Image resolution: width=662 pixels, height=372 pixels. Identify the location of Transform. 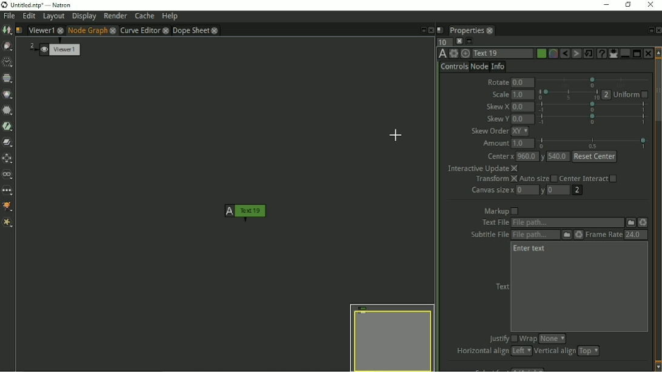
(495, 179).